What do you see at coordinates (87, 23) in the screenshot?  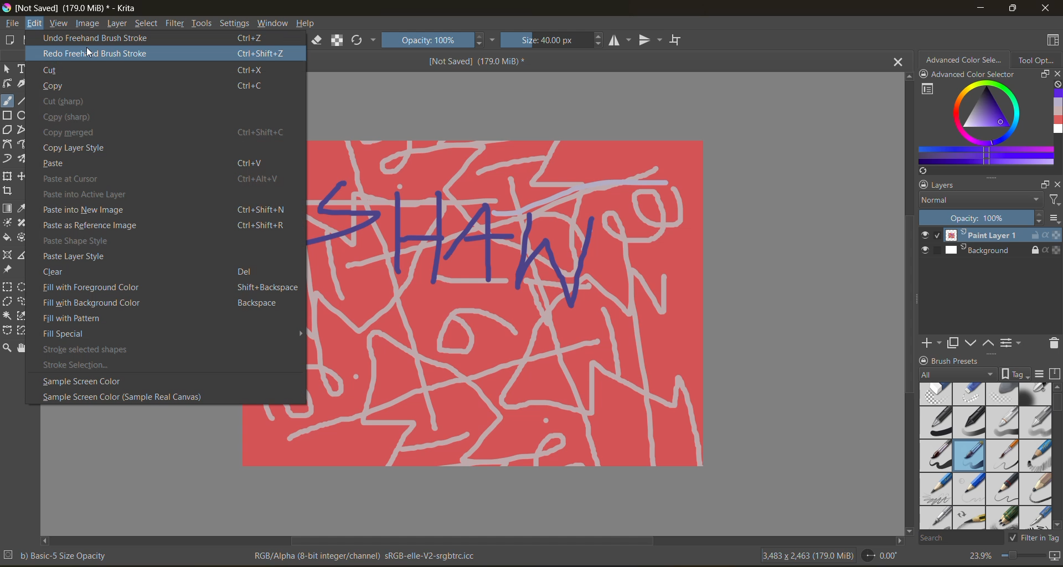 I see `image` at bounding box center [87, 23].